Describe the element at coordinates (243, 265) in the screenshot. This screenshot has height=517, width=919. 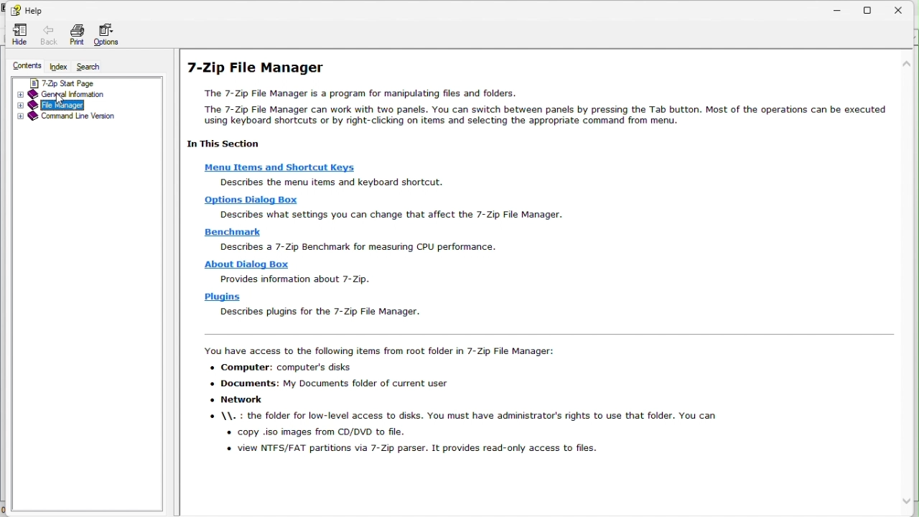
I see `about dialog box` at that location.